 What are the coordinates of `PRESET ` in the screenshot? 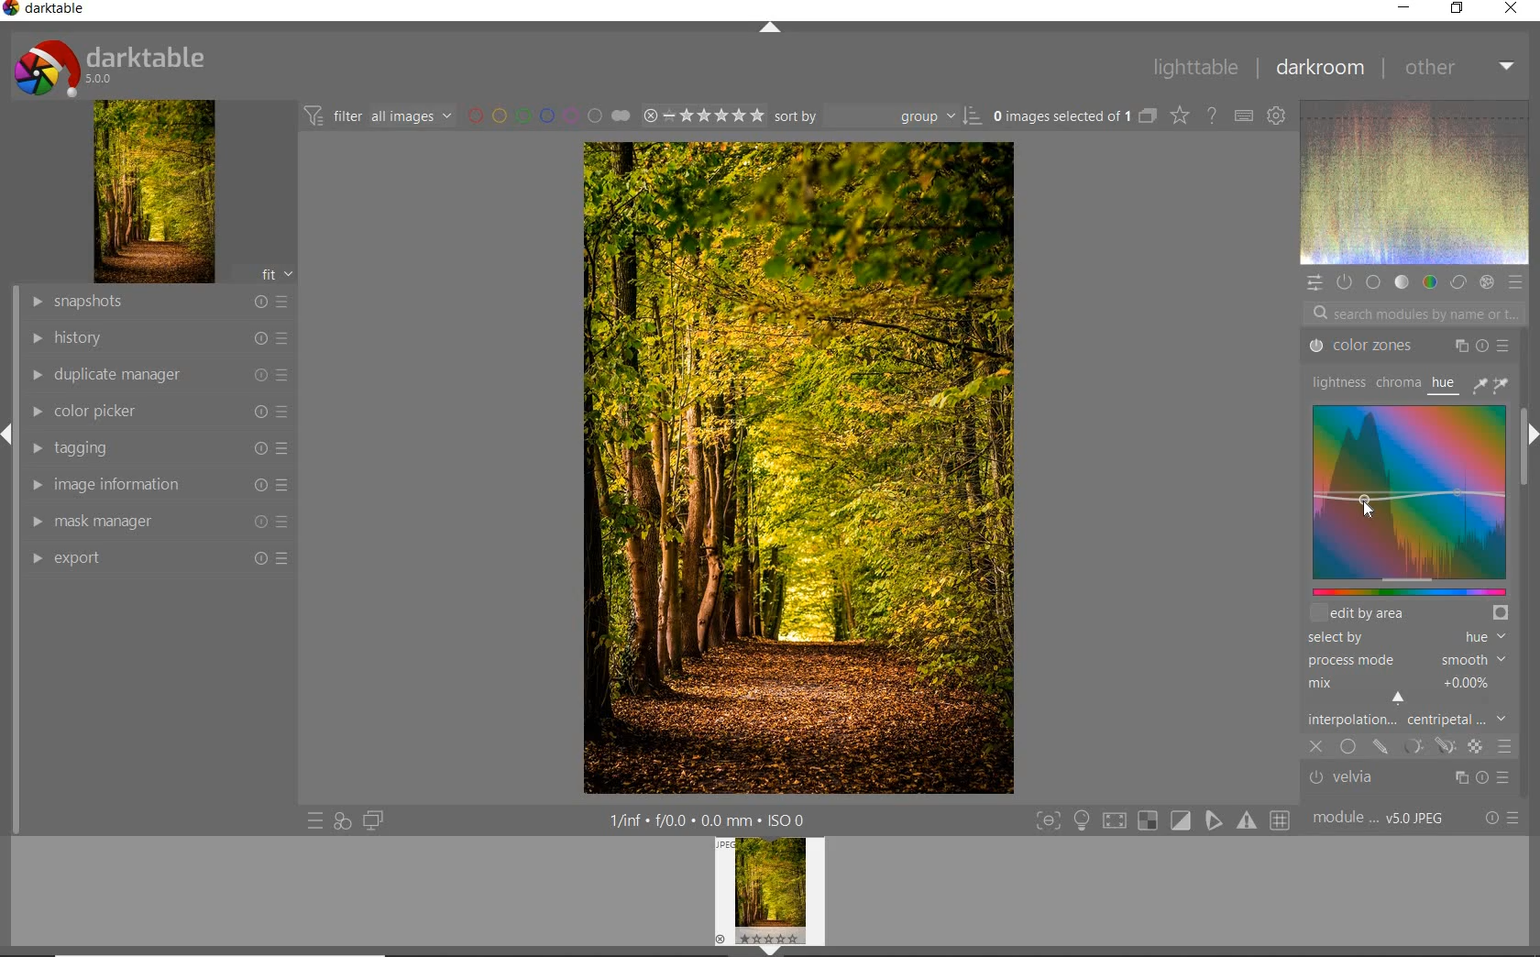 It's located at (1515, 281).